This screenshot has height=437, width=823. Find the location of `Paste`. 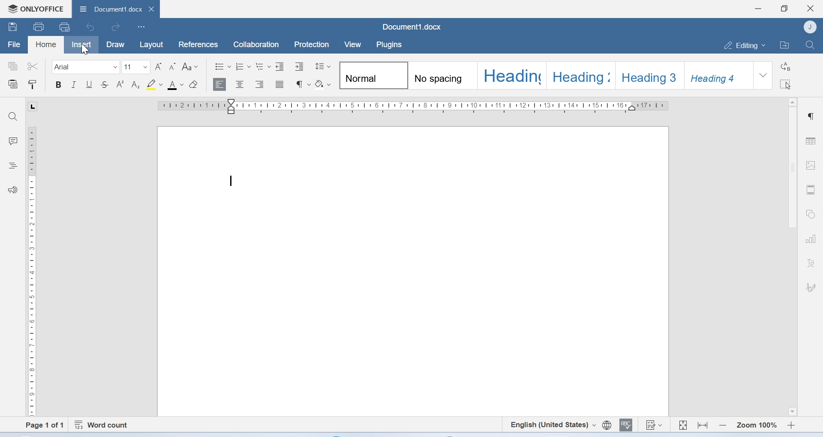

Paste is located at coordinates (13, 85).